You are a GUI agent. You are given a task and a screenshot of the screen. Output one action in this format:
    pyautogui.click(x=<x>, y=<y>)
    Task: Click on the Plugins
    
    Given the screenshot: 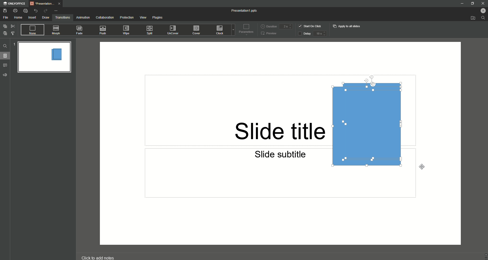 What is the action you would take?
    pyautogui.click(x=159, y=18)
    